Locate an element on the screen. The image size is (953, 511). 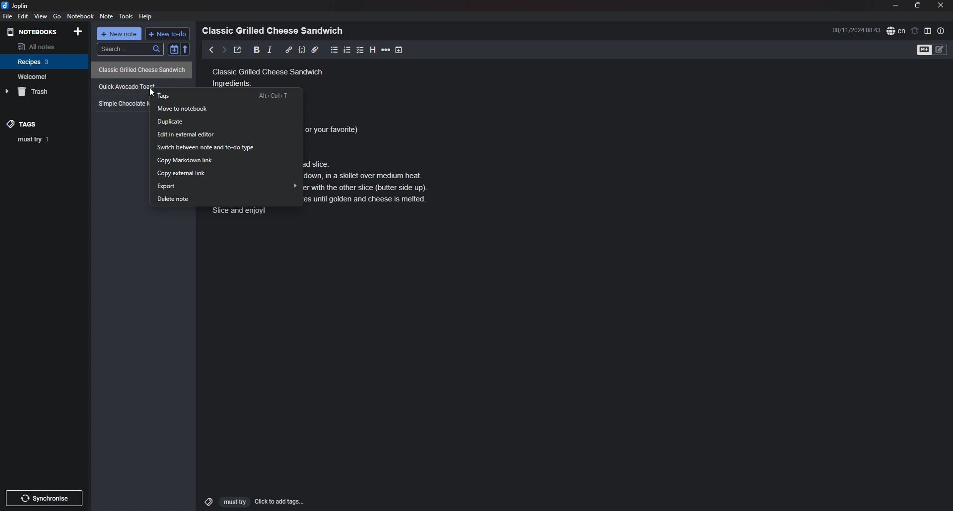
notebook is located at coordinates (81, 16).